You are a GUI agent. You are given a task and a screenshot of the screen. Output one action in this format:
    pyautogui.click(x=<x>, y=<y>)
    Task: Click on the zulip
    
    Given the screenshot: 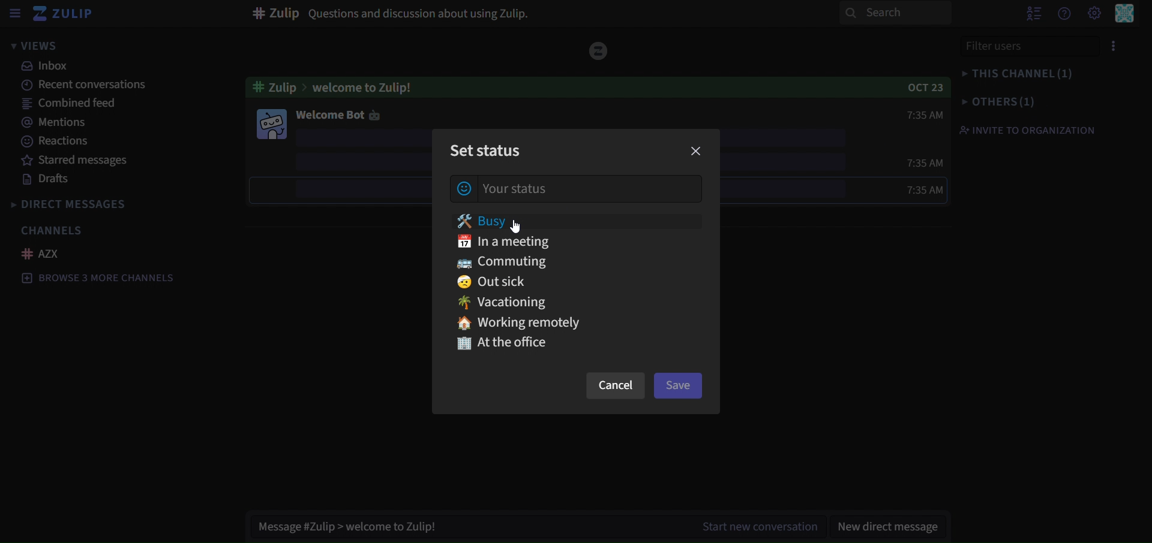 What is the action you would take?
    pyautogui.click(x=64, y=14)
    